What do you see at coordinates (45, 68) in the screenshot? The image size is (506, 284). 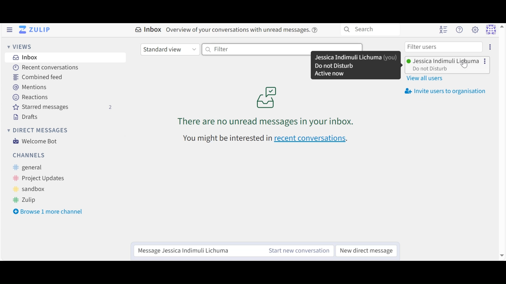 I see `Recent Conversations` at bounding box center [45, 68].